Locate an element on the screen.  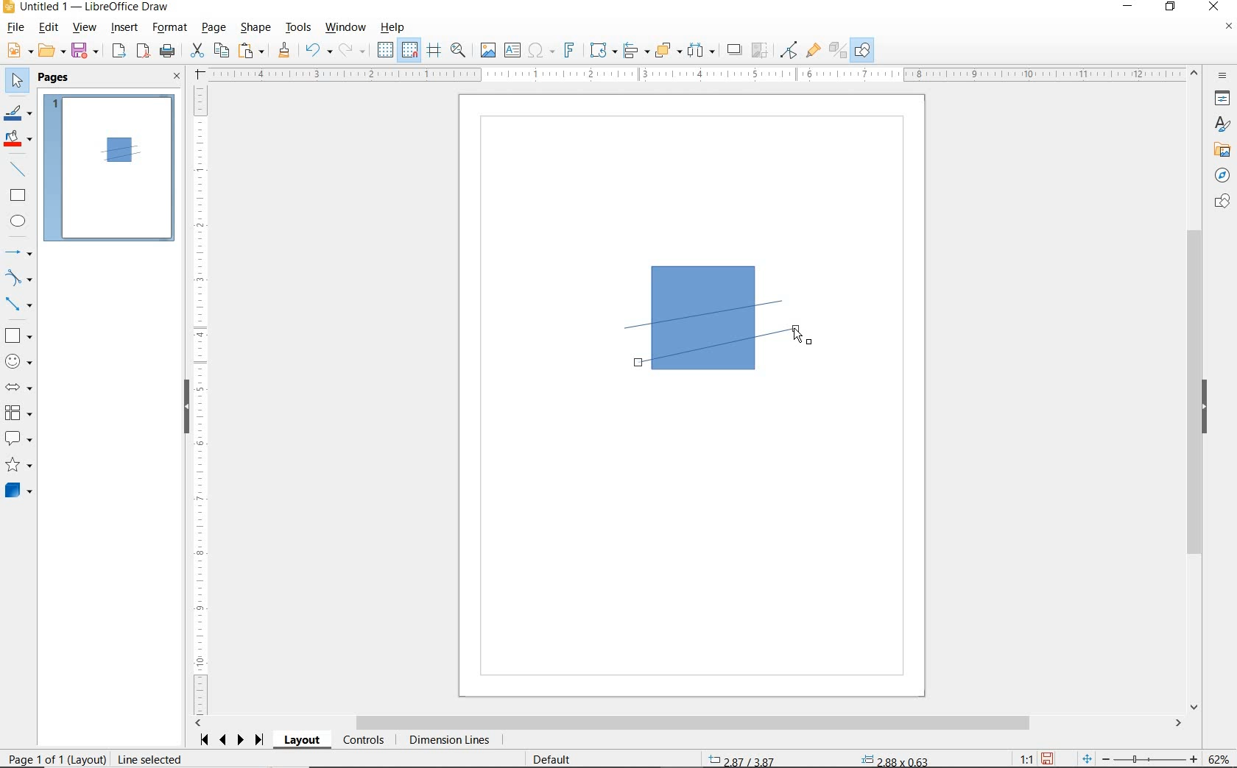
HIDE is located at coordinates (186, 408).